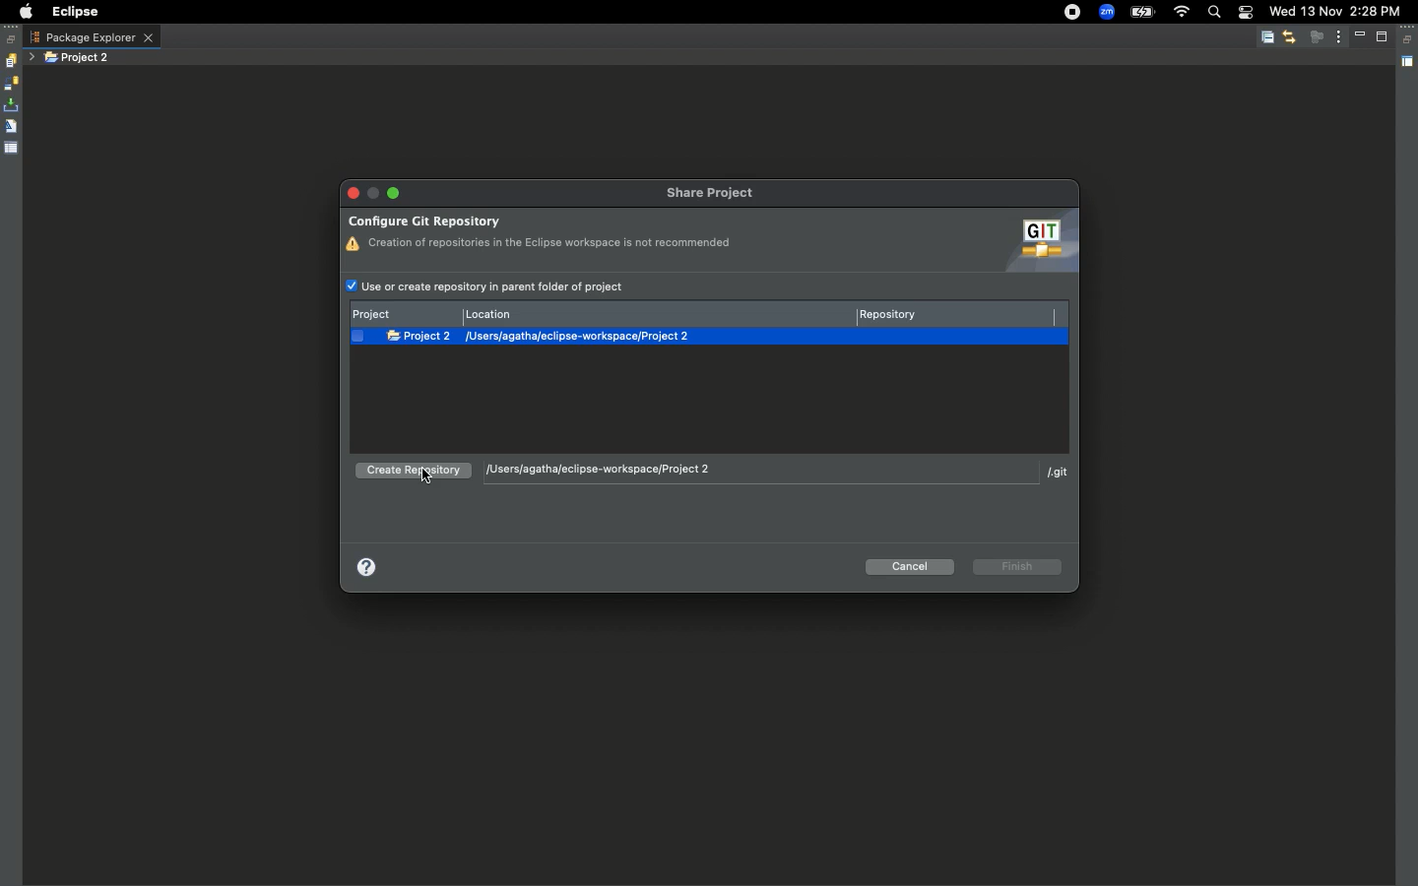  Describe the element at coordinates (79, 58) in the screenshot. I see `Project 2` at that location.